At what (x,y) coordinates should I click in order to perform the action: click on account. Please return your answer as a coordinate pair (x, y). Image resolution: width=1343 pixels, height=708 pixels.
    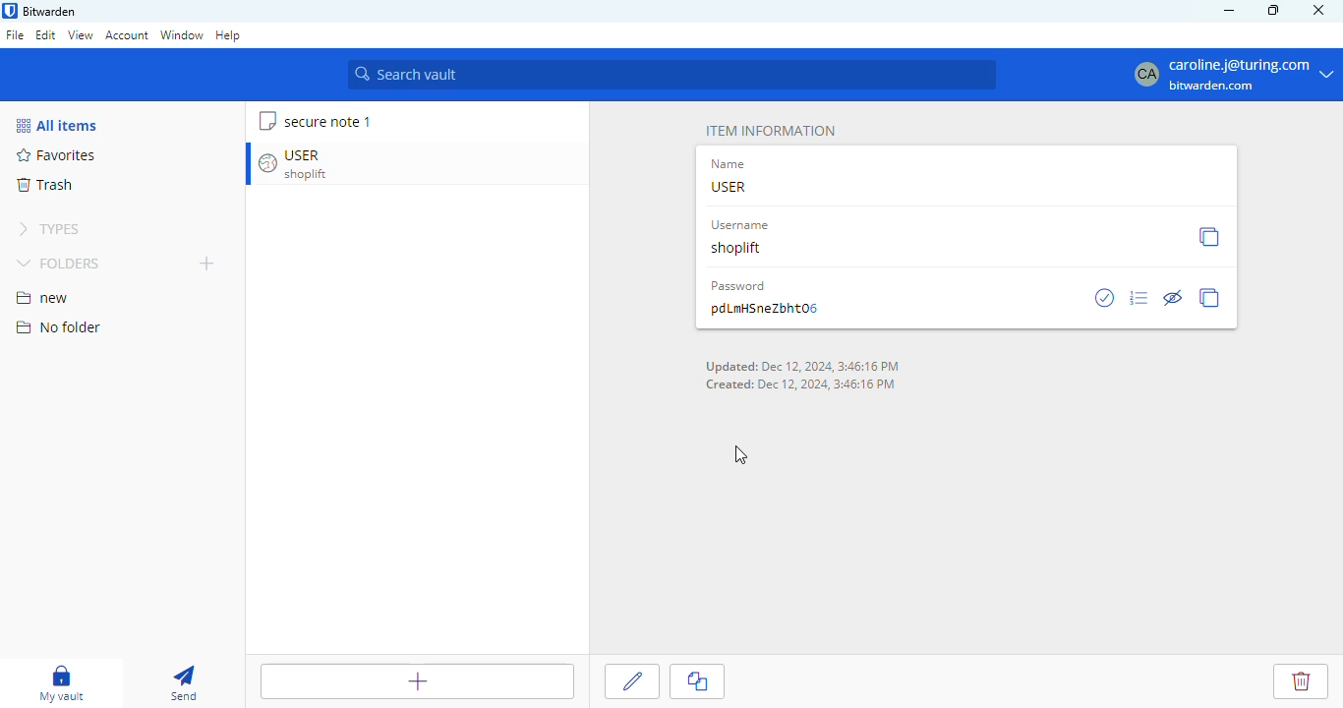
    Looking at the image, I should click on (127, 34).